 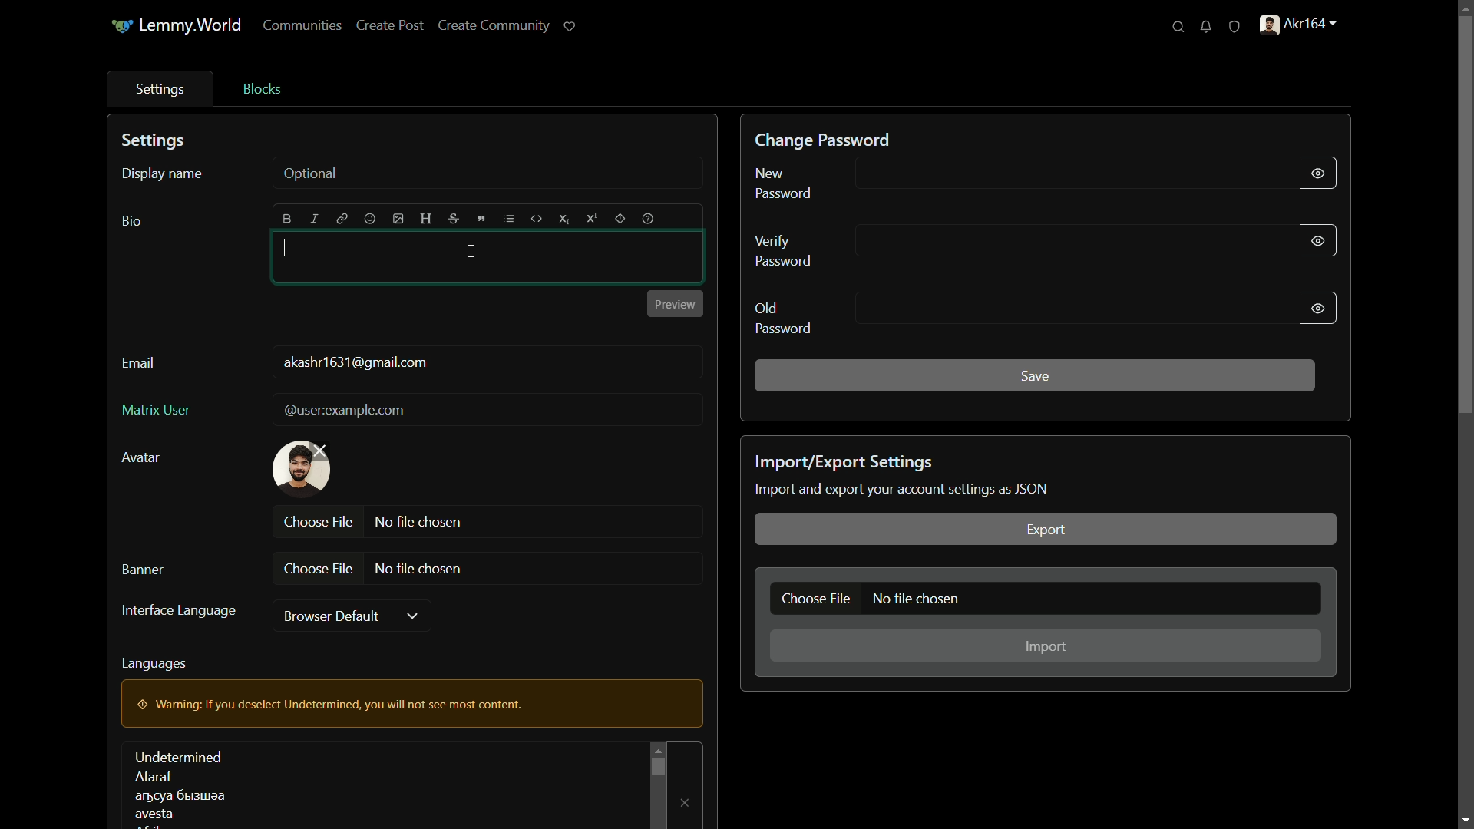 I want to click on @userexample.com, so click(x=347, y=411).